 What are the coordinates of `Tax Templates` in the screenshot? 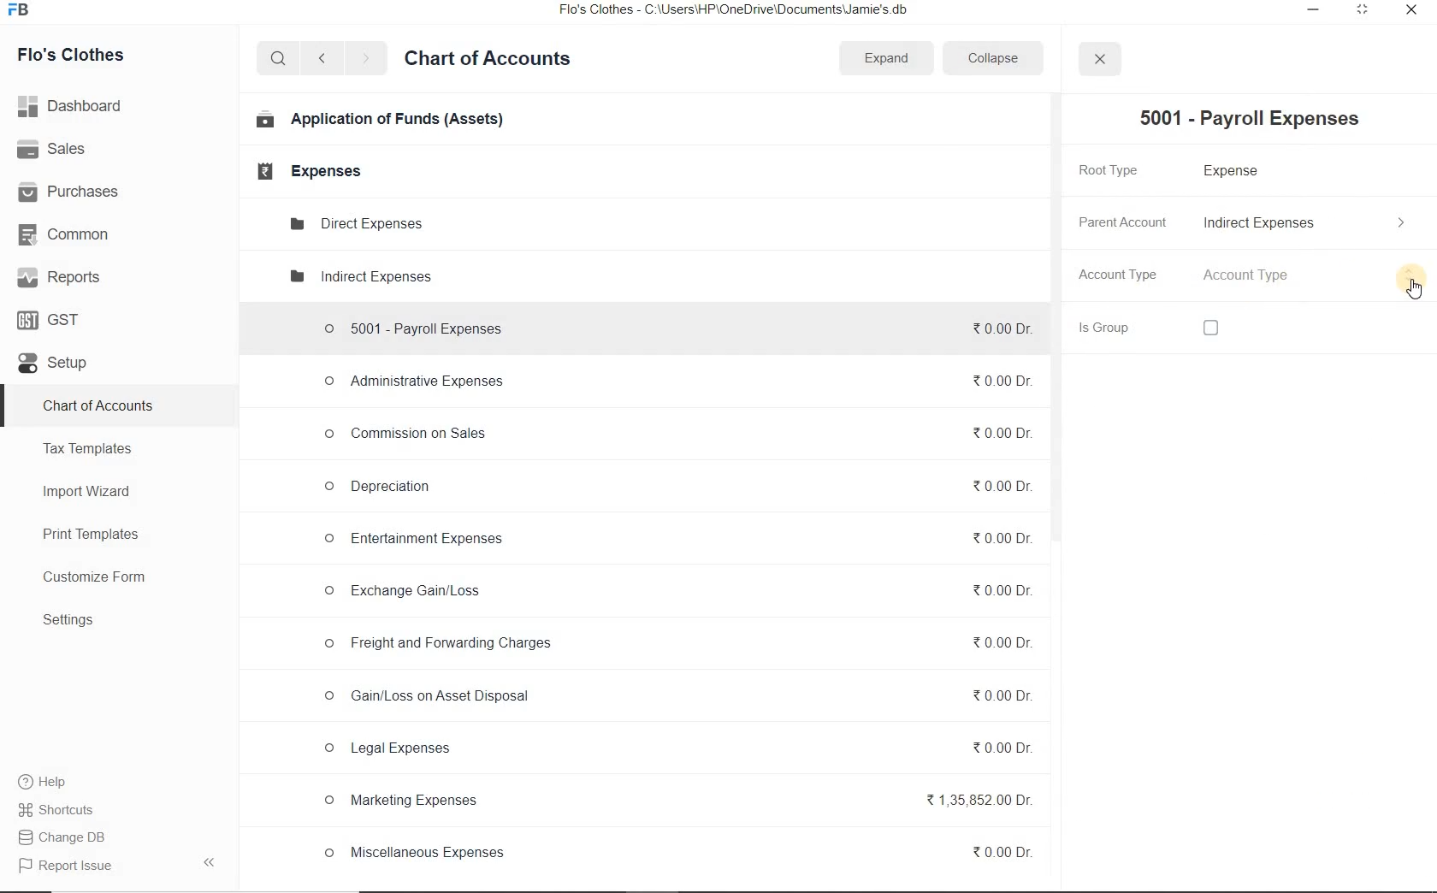 It's located at (88, 448).